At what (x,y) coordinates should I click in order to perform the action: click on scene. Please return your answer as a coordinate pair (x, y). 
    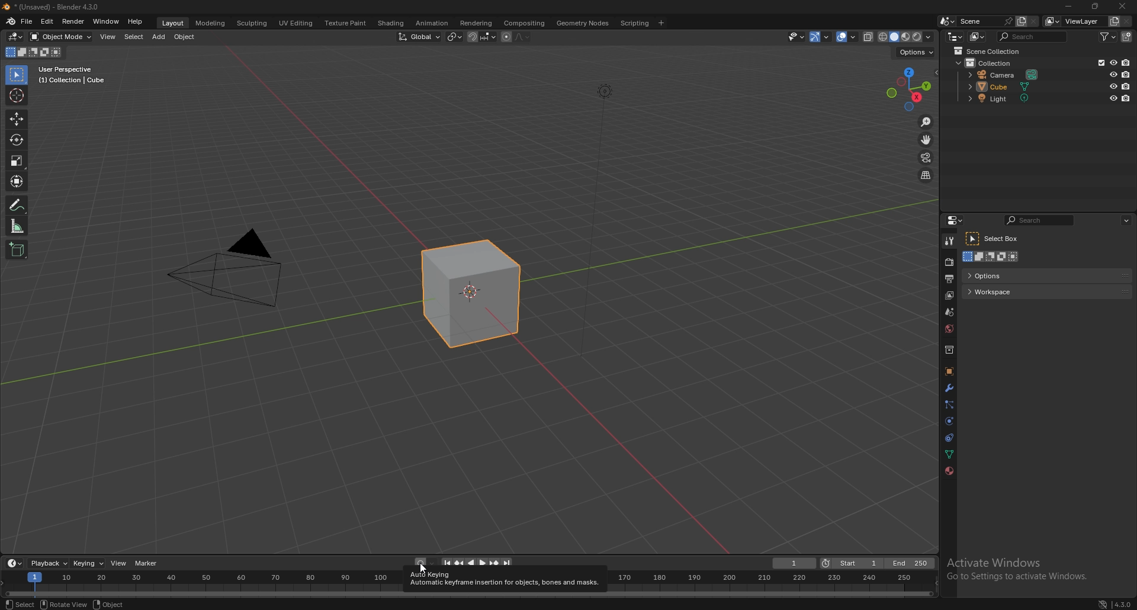
    Looking at the image, I should click on (950, 311).